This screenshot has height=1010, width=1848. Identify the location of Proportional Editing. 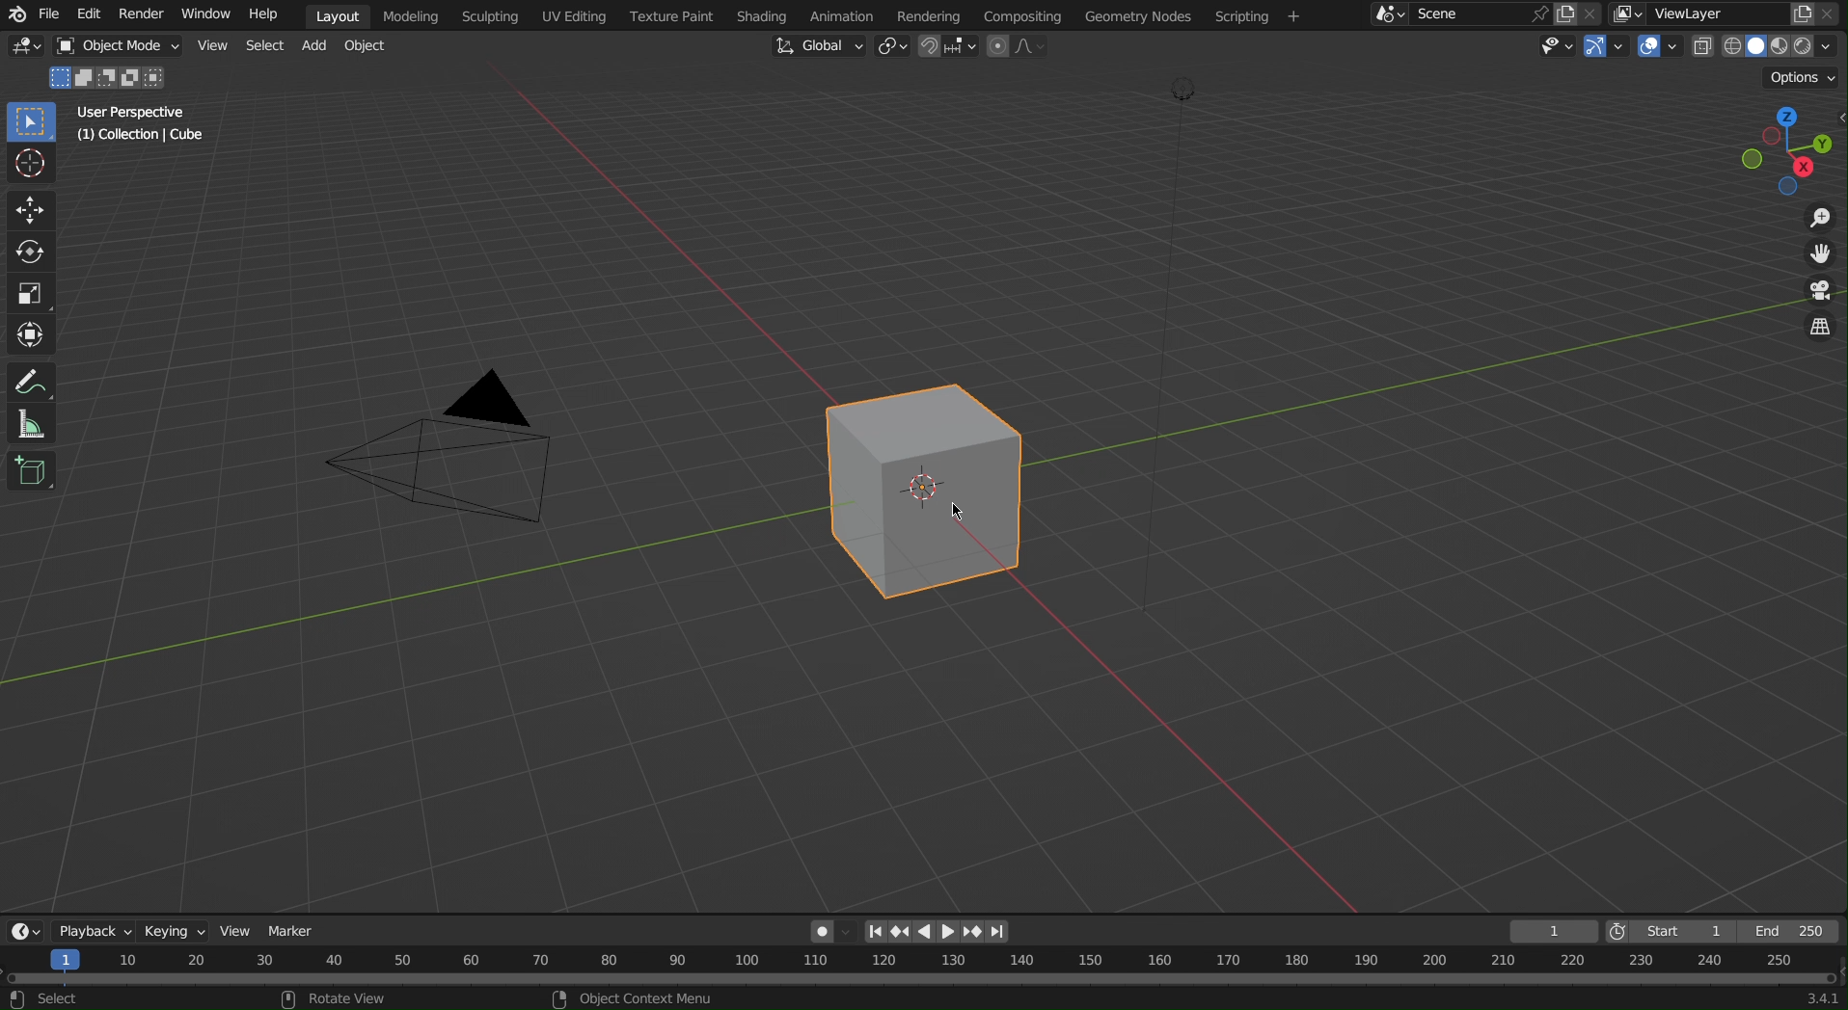
(1020, 47).